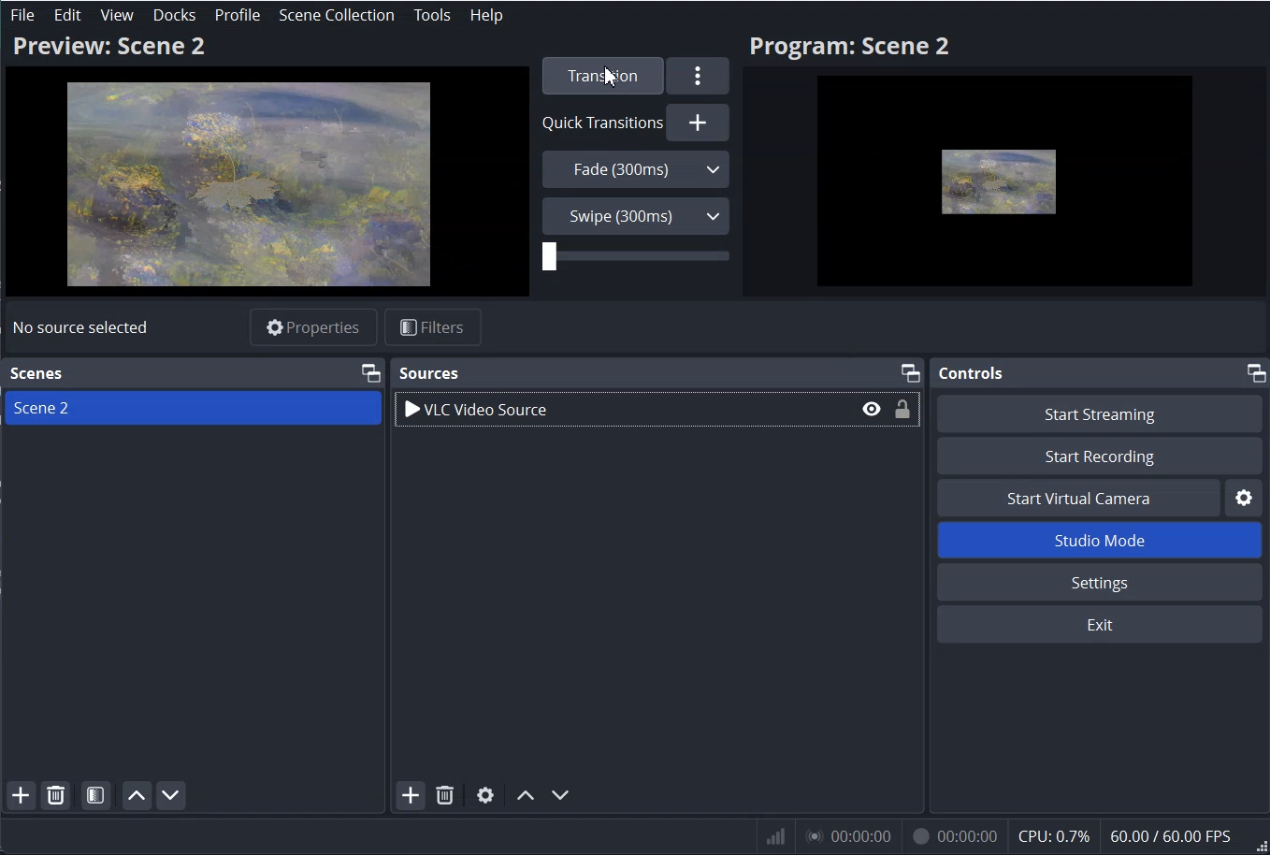 Image resolution: width=1270 pixels, height=855 pixels. Describe the element at coordinates (1103, 412) in the screenshot. I see `Start Streaming` at that location.